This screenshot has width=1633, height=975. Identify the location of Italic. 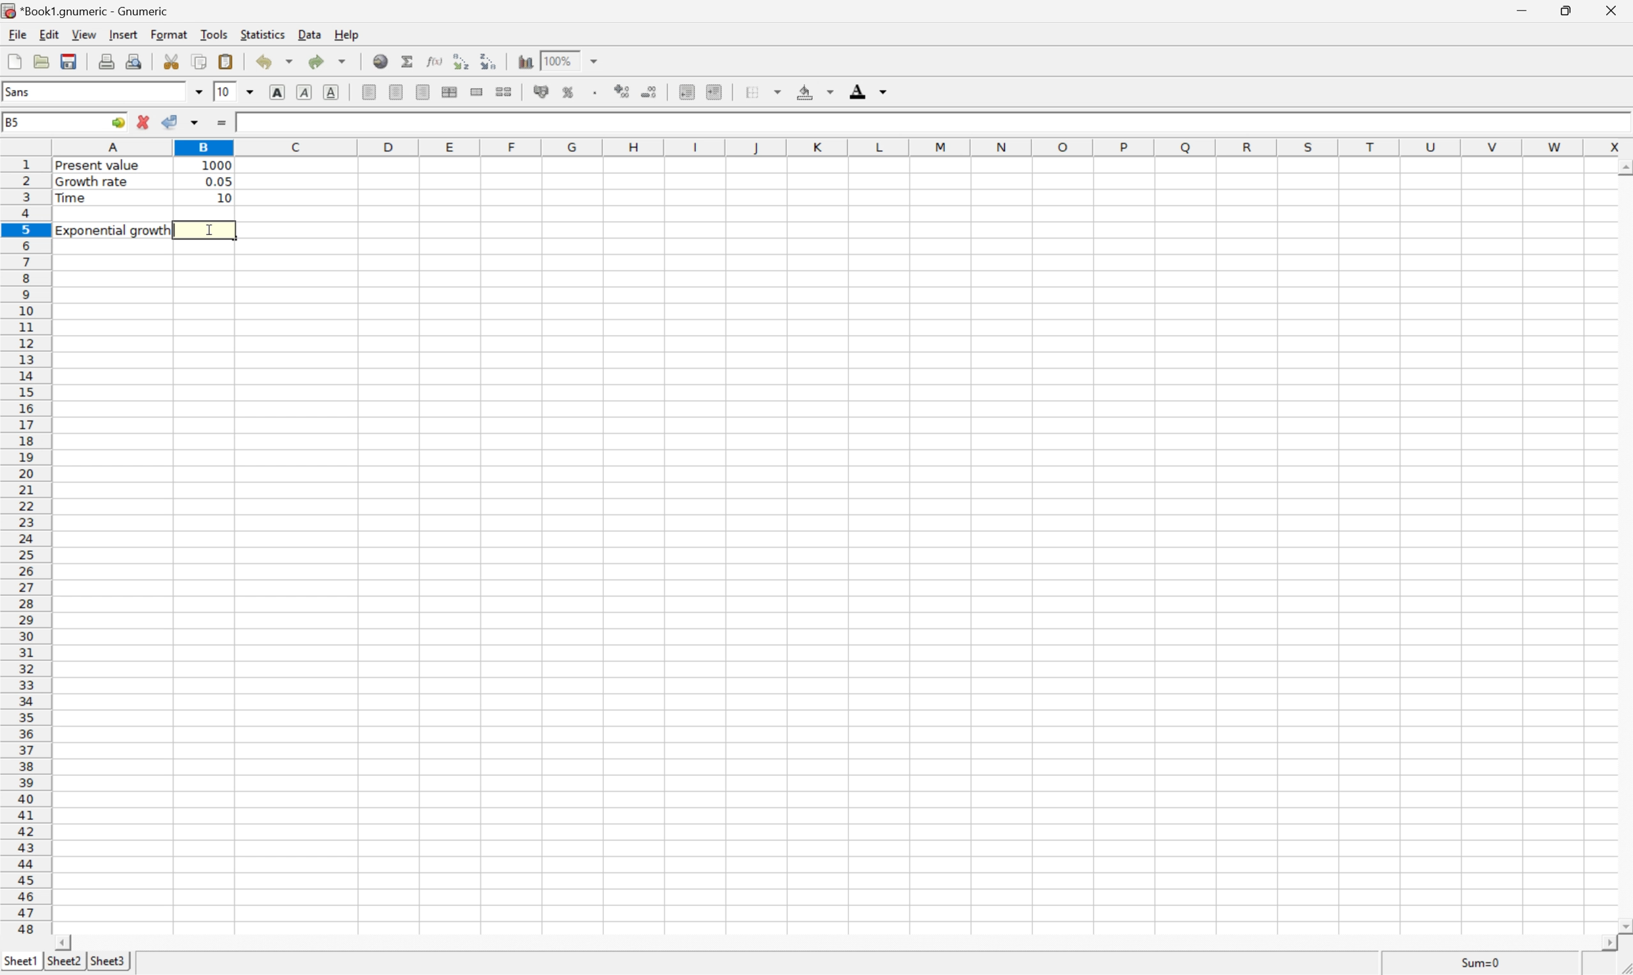
(303, 91).